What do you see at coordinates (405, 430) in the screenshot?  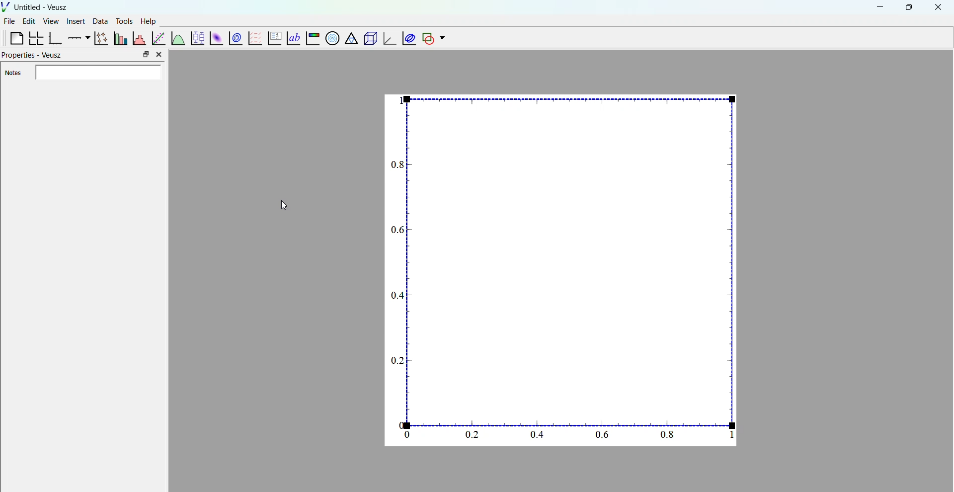 I see `0 and 0` at bounding box center [405, 430].